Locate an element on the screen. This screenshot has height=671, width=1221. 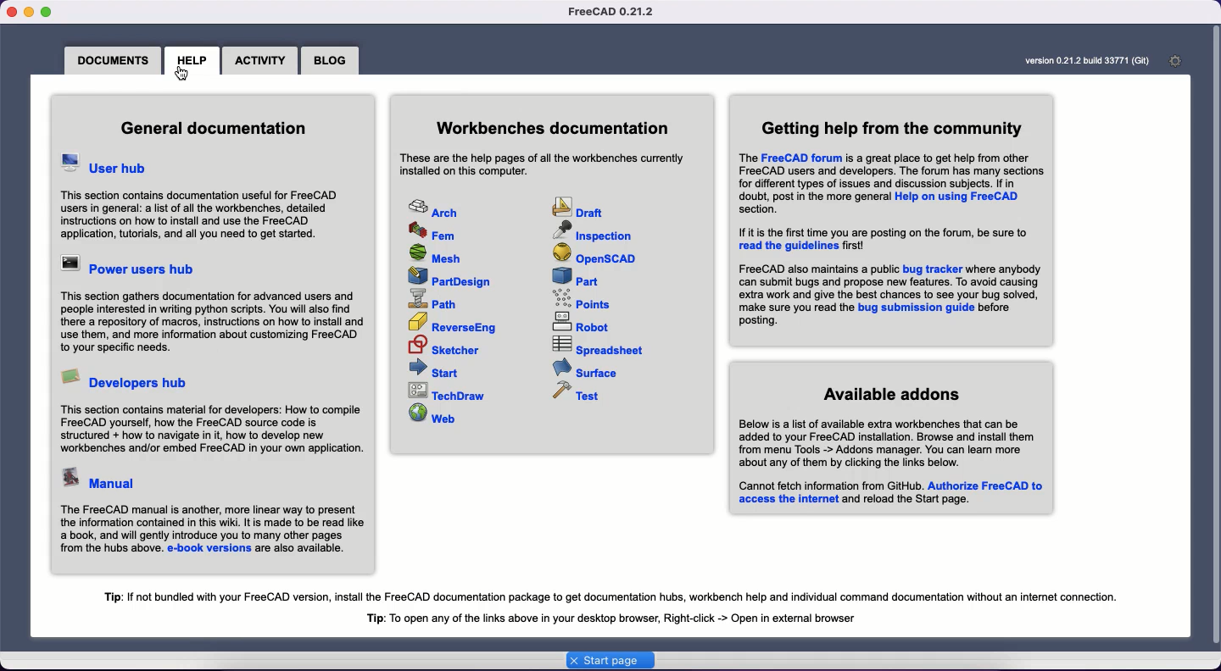
Version is located at coordinates (1090, 61).